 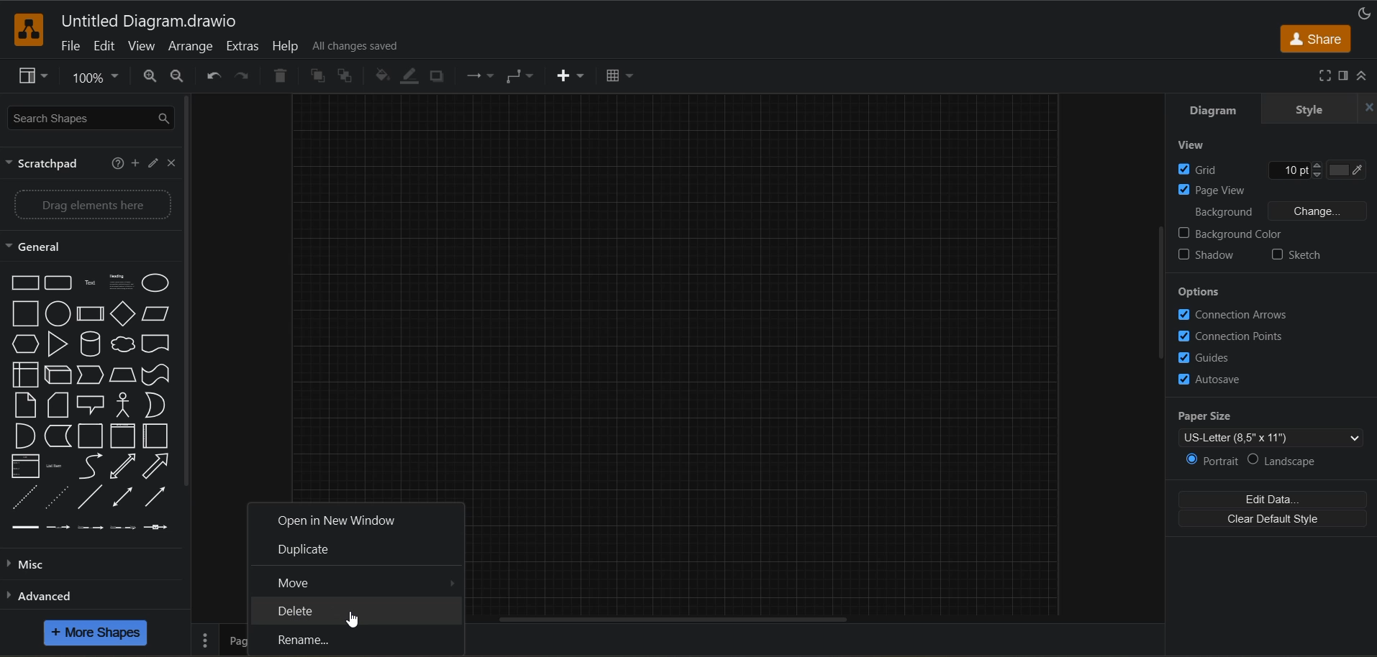 What do you see at coordinates (69, 45) in the screenshot?
I see `file` at bounding box center [69, 45].